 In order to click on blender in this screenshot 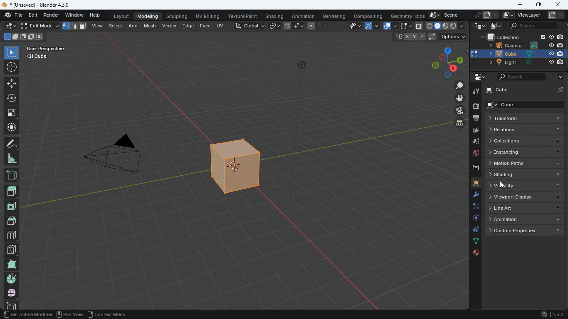, I will do `click(39, 5)`.